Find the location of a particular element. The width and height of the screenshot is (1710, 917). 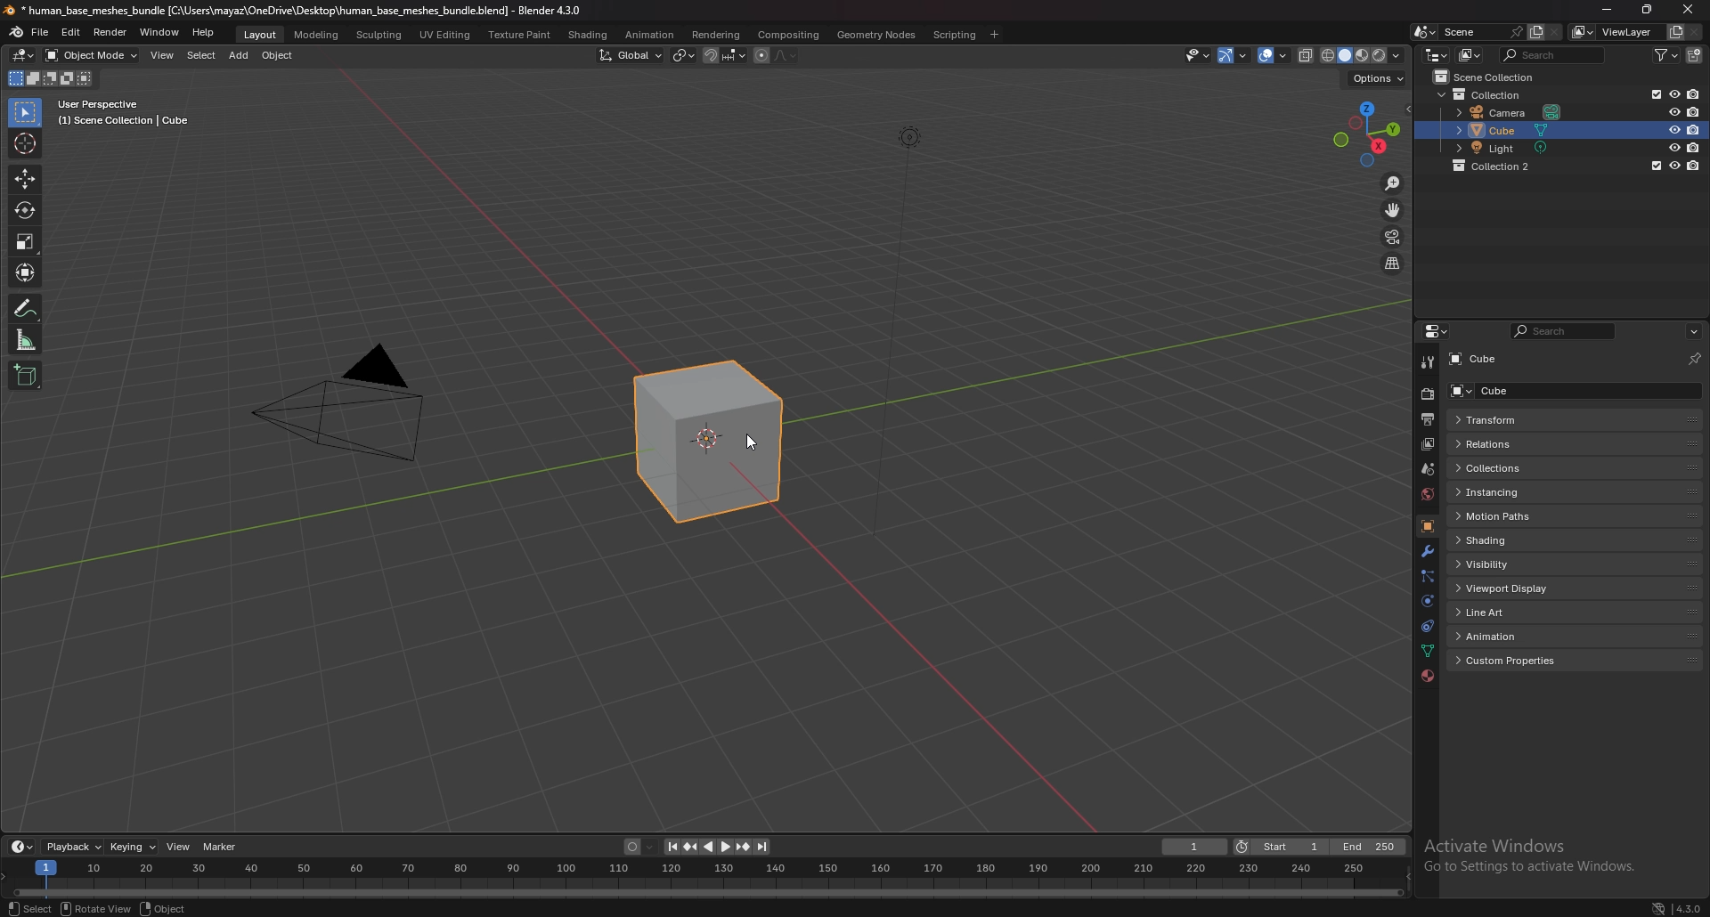

disable in renders is located at coordinates (1694, 93).